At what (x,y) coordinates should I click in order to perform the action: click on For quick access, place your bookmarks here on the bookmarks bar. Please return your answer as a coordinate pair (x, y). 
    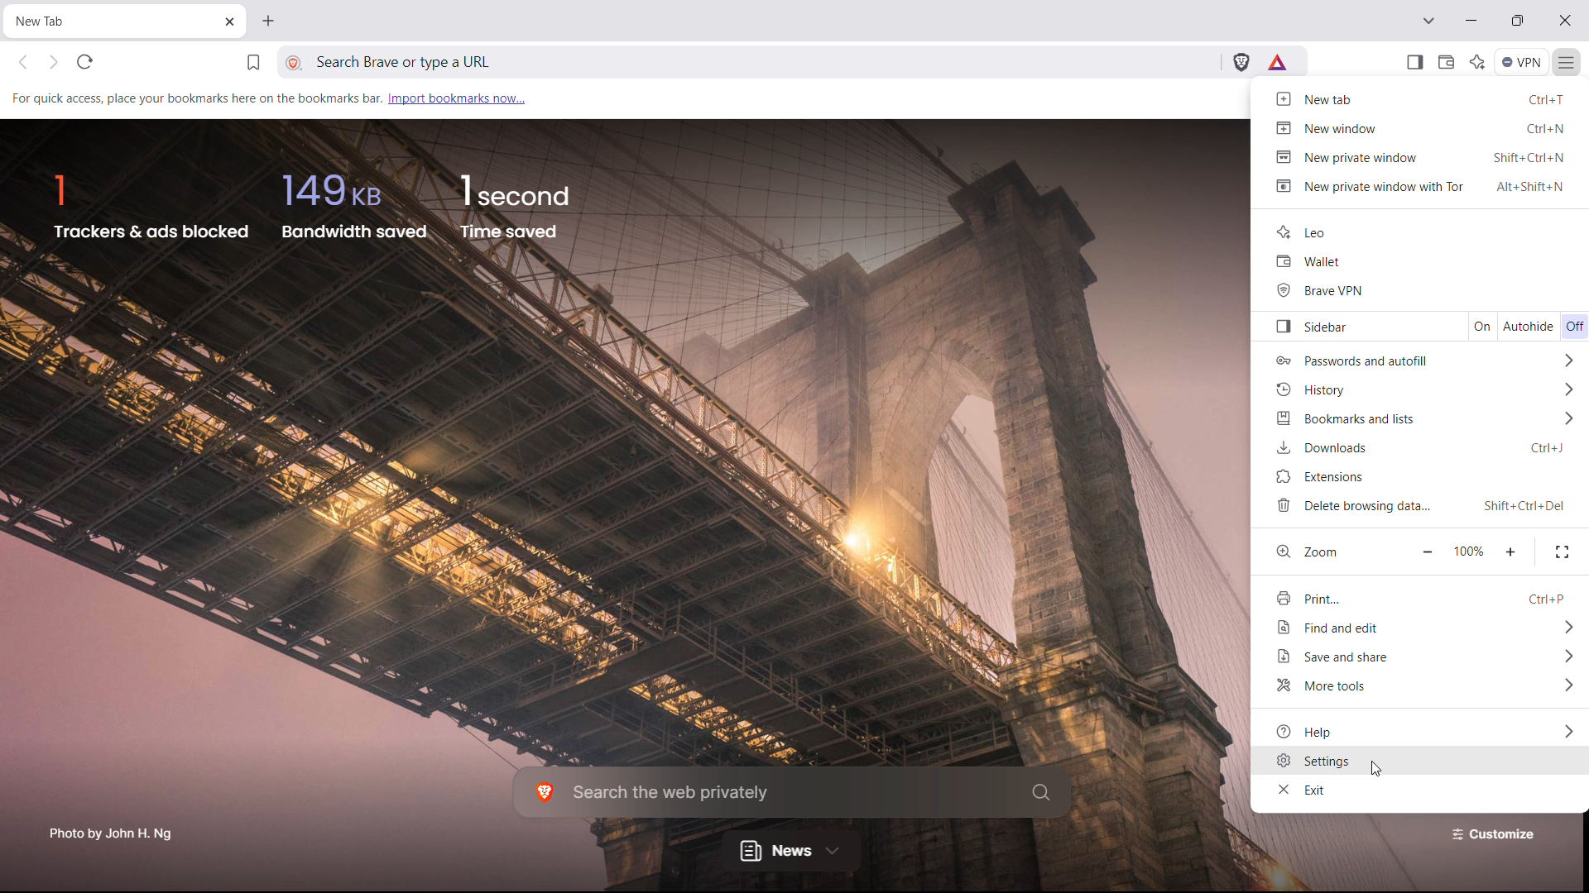
    Looking at the image, I should click on (197, 101).